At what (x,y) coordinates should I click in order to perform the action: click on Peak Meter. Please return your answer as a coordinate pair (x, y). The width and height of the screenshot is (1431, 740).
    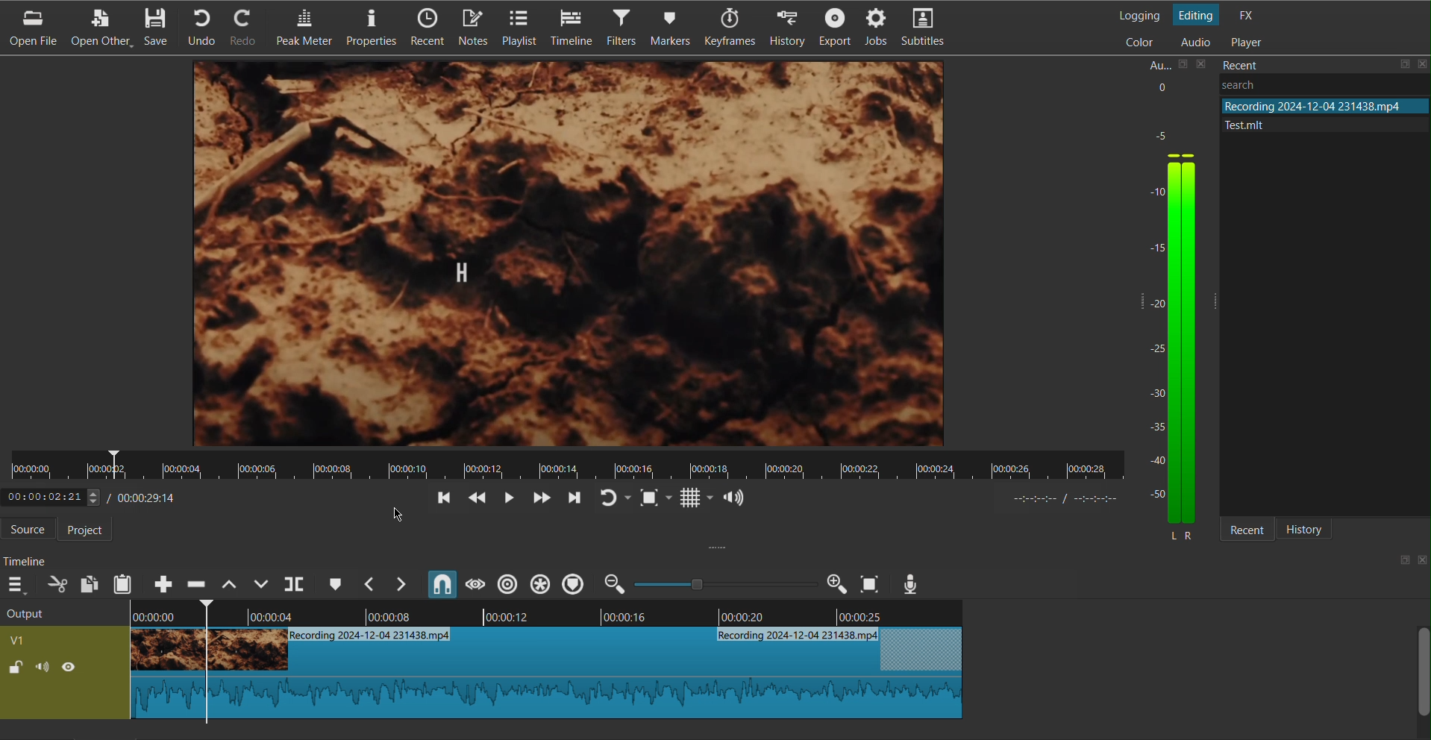
    Looking at the image, I should click on (301, 28).